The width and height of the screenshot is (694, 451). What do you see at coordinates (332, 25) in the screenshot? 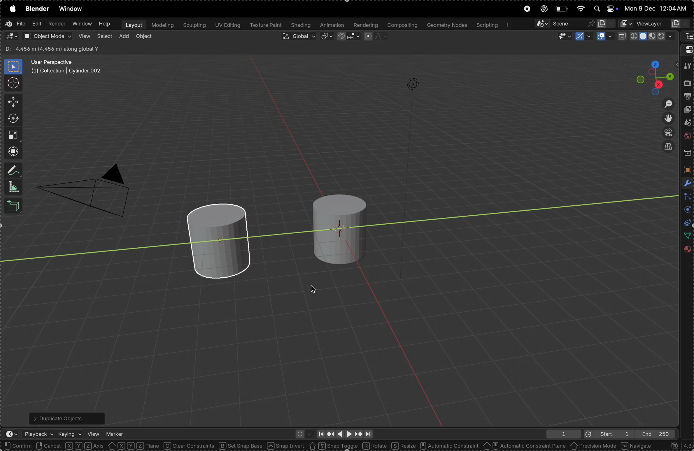
I see `Animation` at bounding box center [332, 25].